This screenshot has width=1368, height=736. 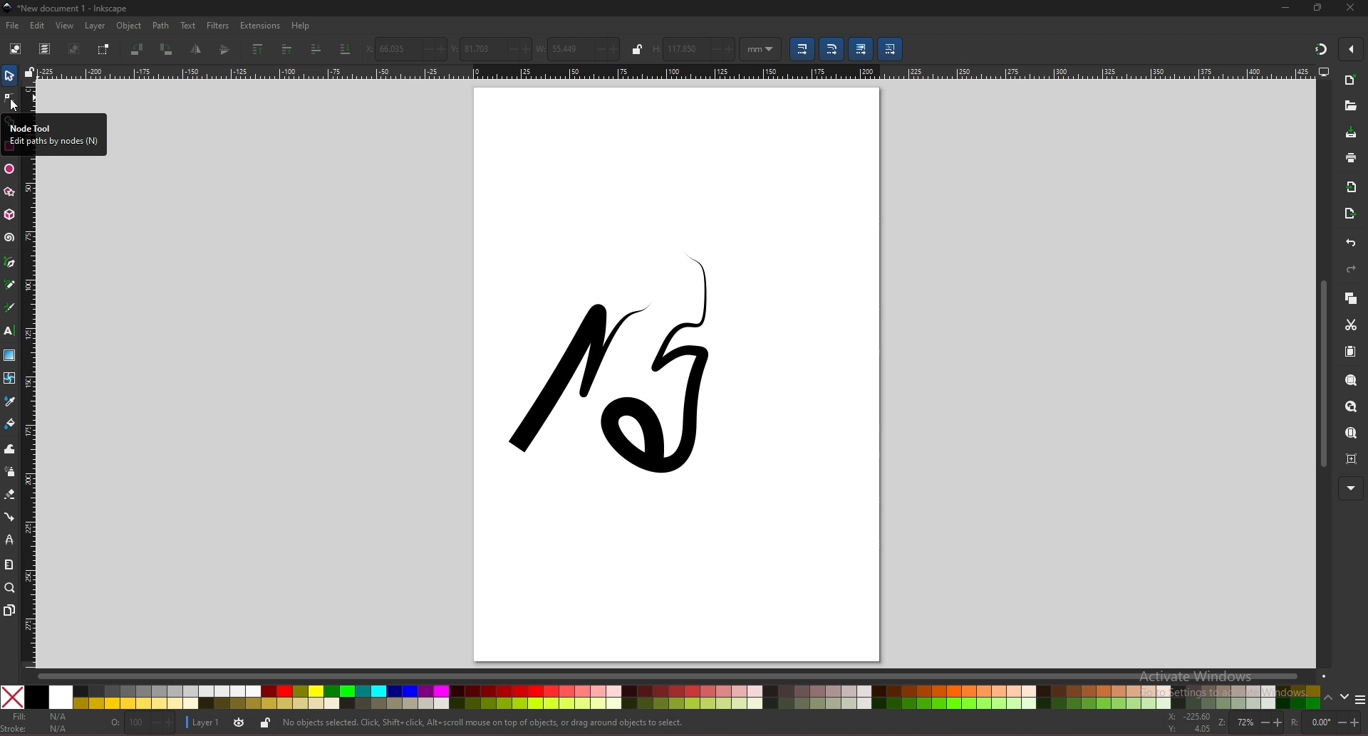 I want to click on raise selection one step, so click(x=287, y=48).